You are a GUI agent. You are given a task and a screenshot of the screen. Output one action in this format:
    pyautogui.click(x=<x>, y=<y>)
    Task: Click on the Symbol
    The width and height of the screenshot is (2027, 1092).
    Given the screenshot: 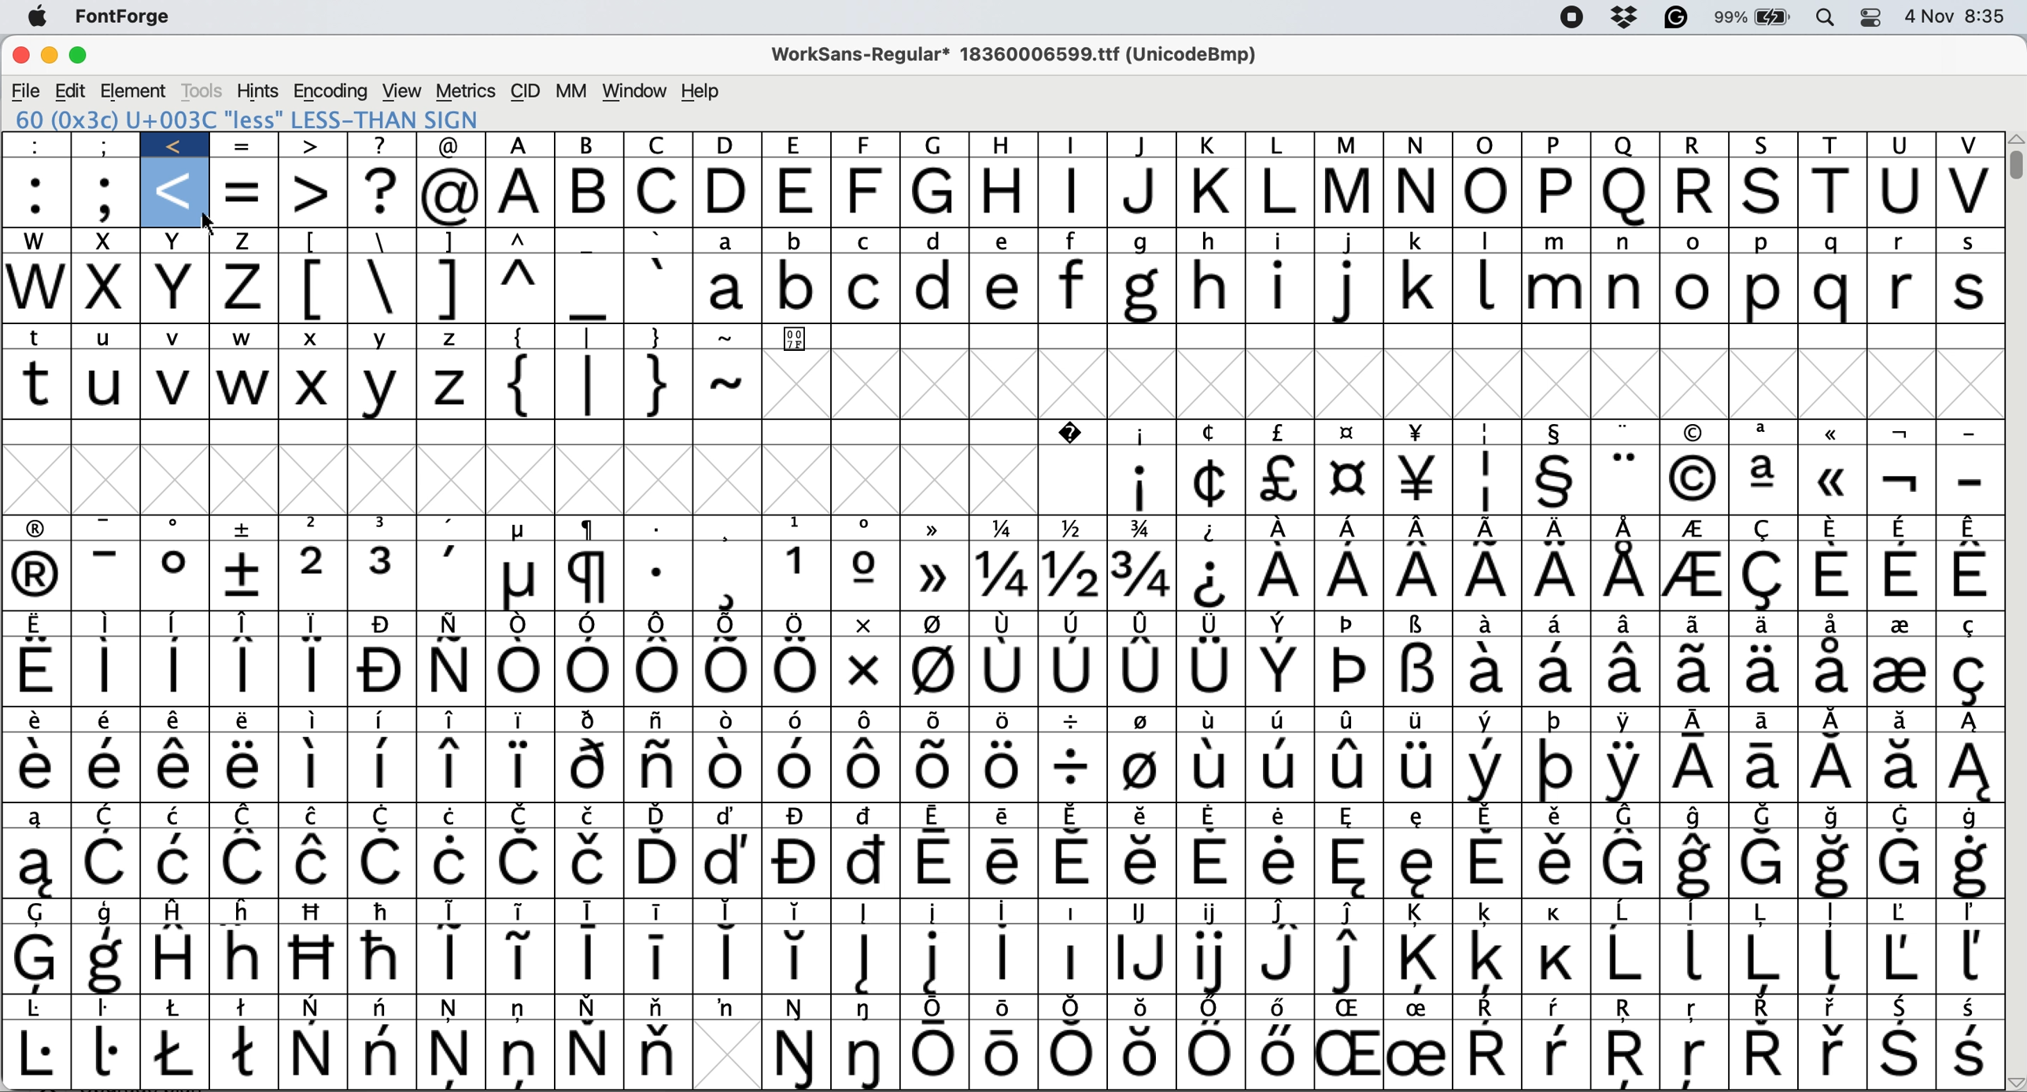 What is the action you would take?
    pyautogui.click(x=1486, y=481)
    